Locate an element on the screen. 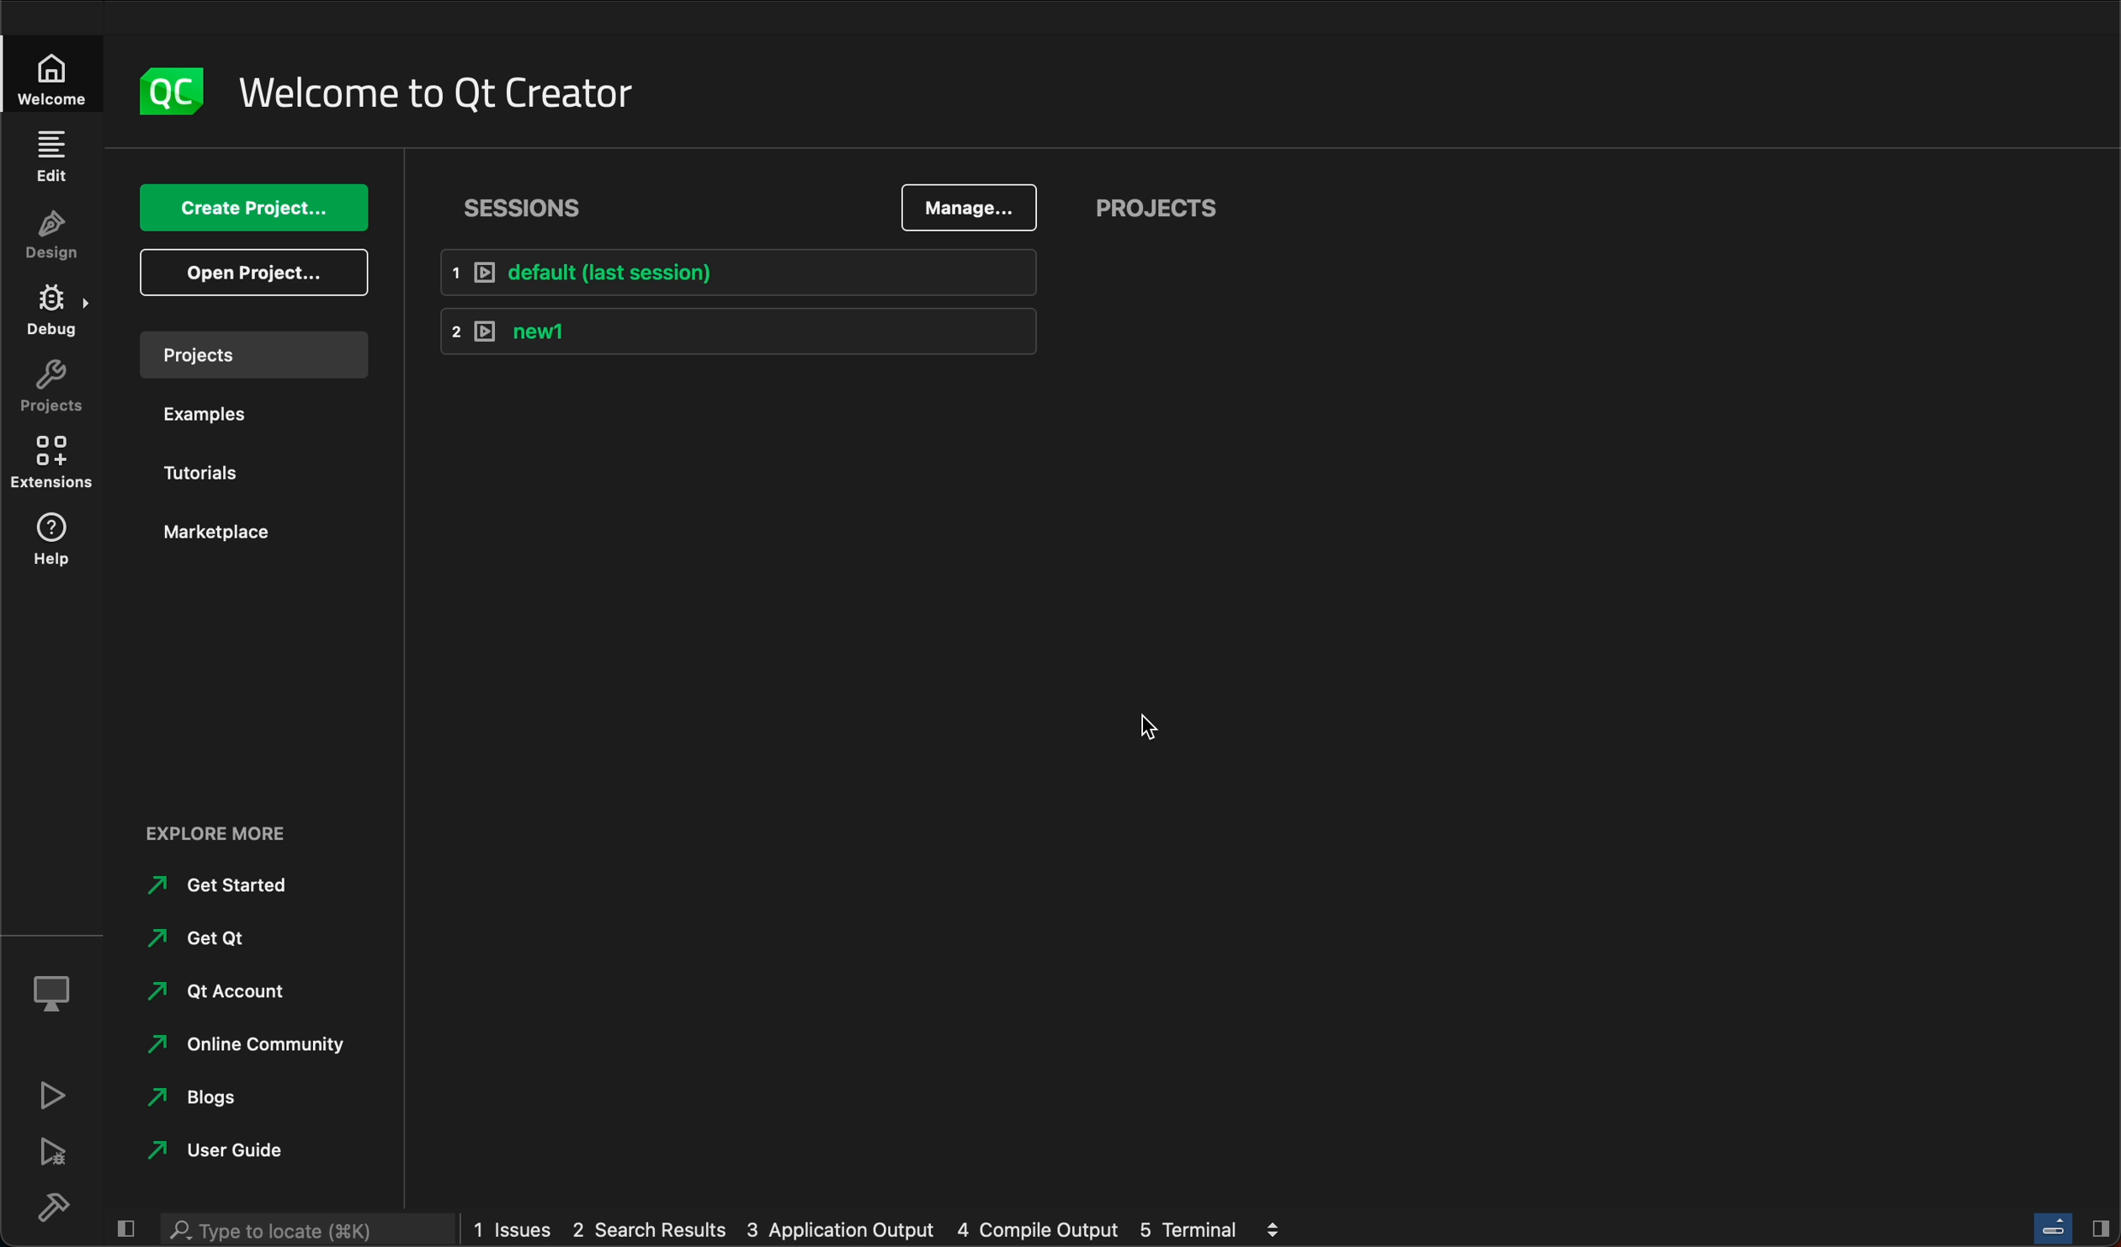 Image resolution: width=2121 pixels, height=1247 pixels. run is located at coordinates (56, 1092).